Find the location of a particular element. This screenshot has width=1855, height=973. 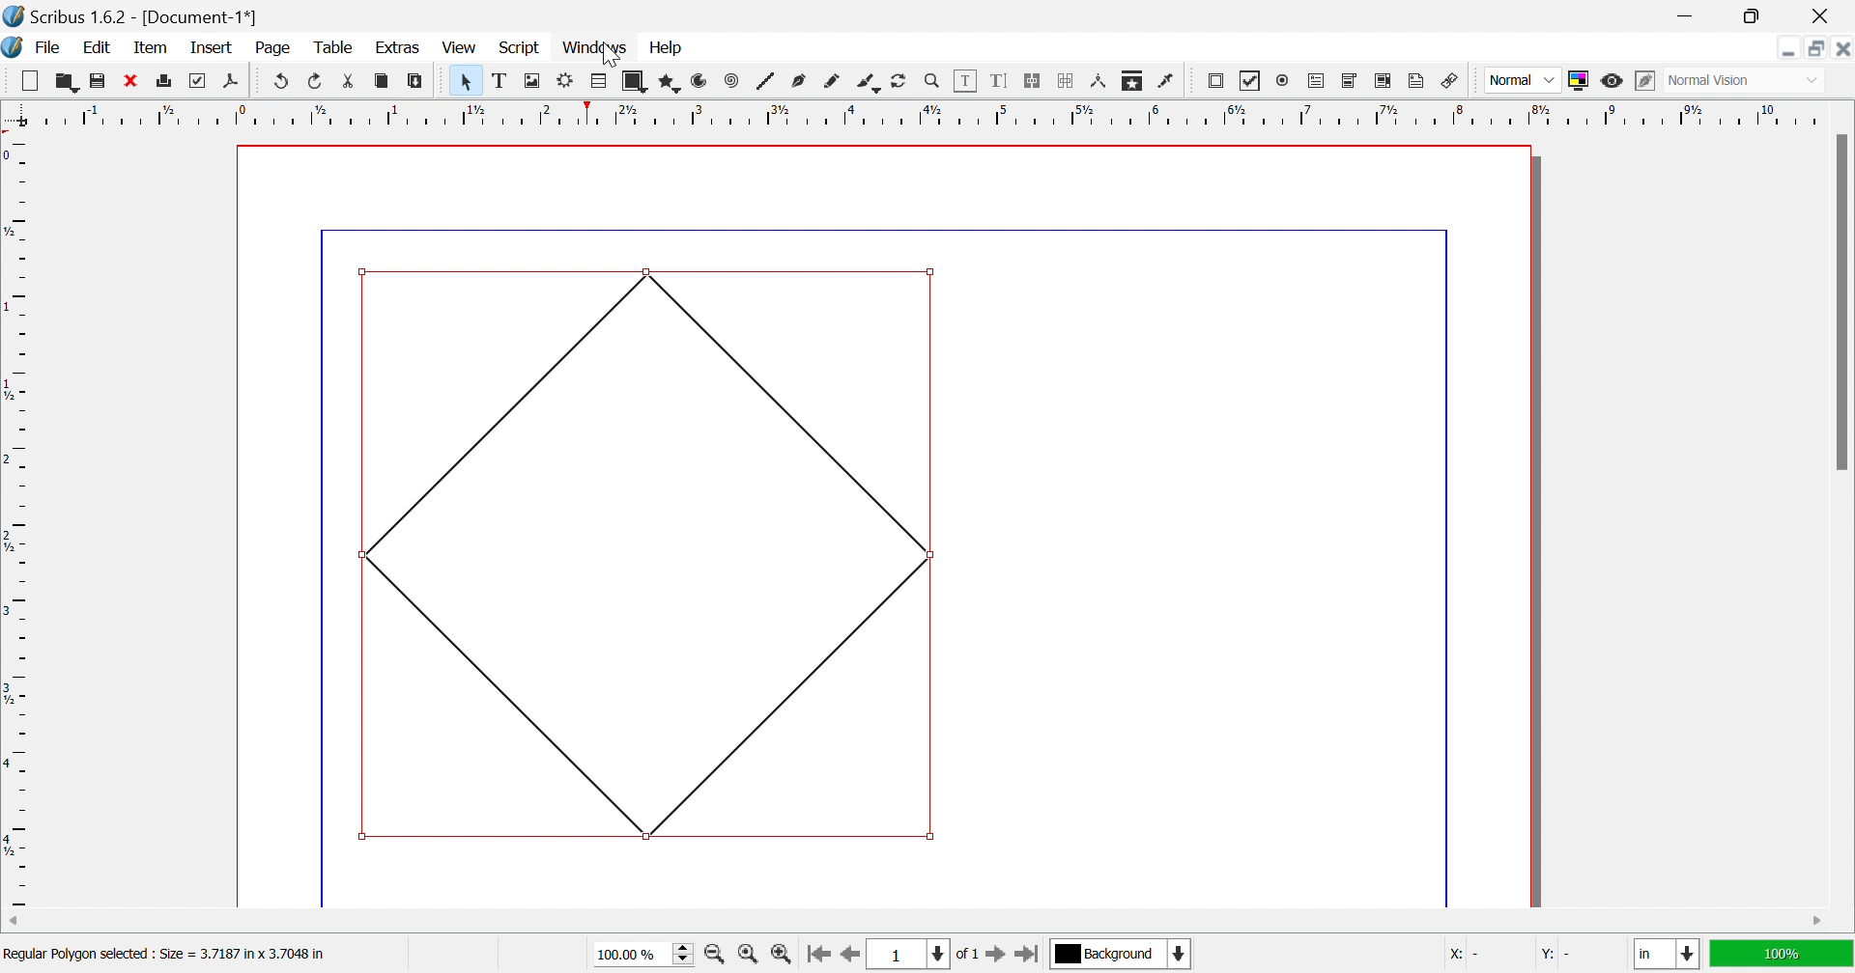

Item is located at coordinates (151, 46).